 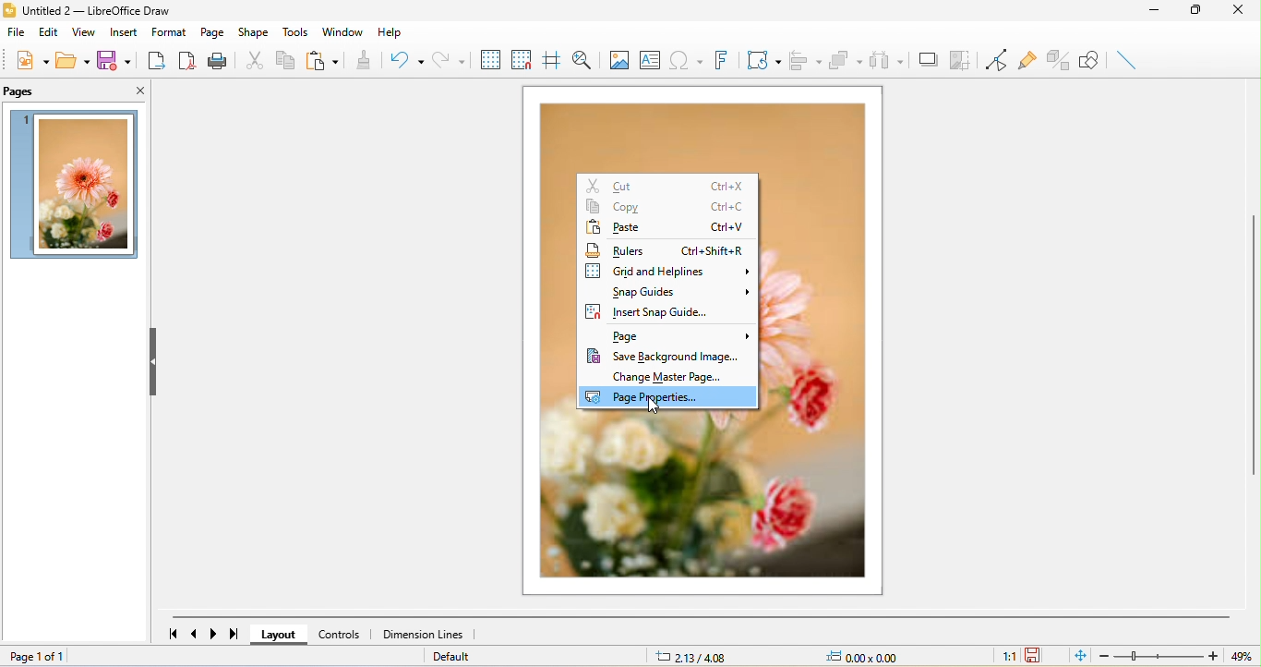 What do you see at coordinates (763, 59) in the screenshot?
I see `transformation` at bounding box center [763, 59].